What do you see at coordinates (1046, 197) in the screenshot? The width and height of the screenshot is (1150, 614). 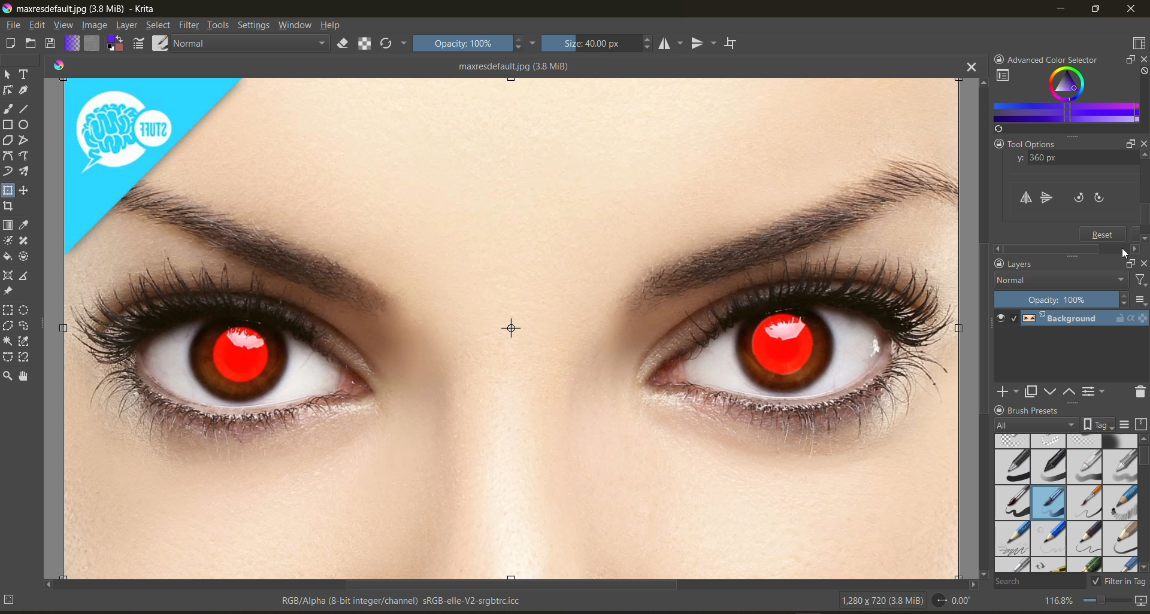 I see `flip canvas vertically` at bounding box center [1046, 197].